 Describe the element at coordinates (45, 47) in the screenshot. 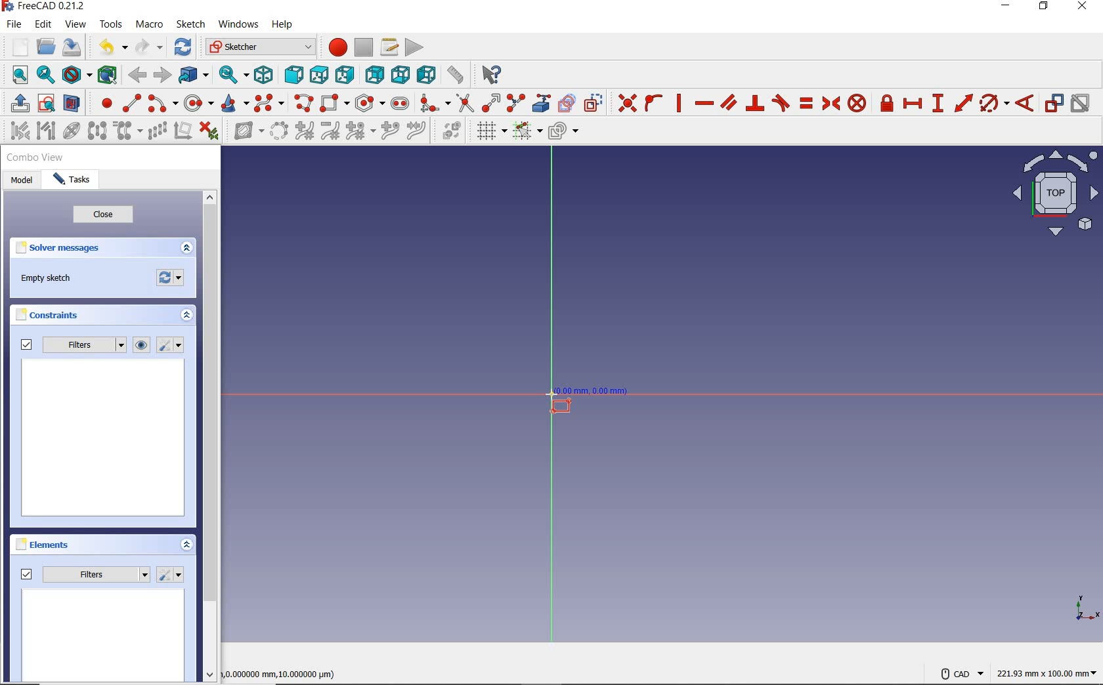

I see `open` at that location.